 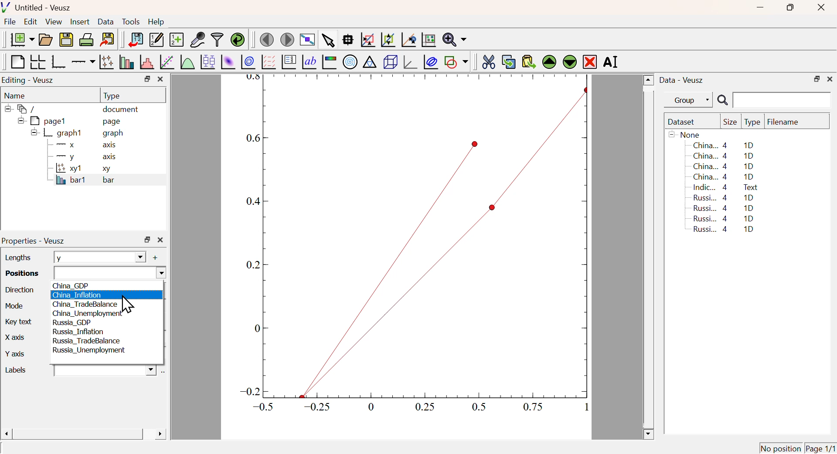 I want to click on China... 4 1D, so click(x=724, y=177).